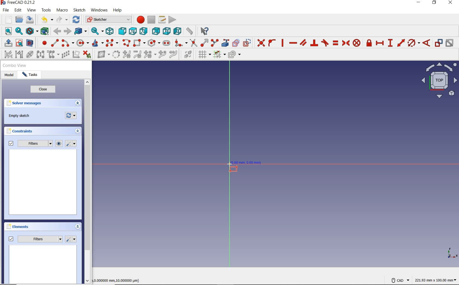 The image size is (459, 285). I want to click on constrain block, so click(357, 43).